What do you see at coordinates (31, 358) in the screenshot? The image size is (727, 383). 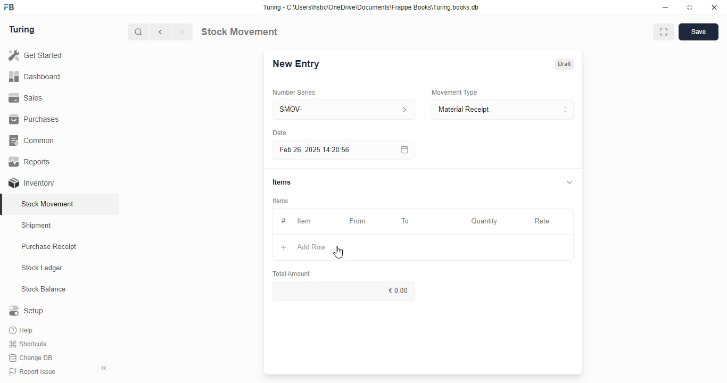 I see `change DB` at bounding box center [31, 358].